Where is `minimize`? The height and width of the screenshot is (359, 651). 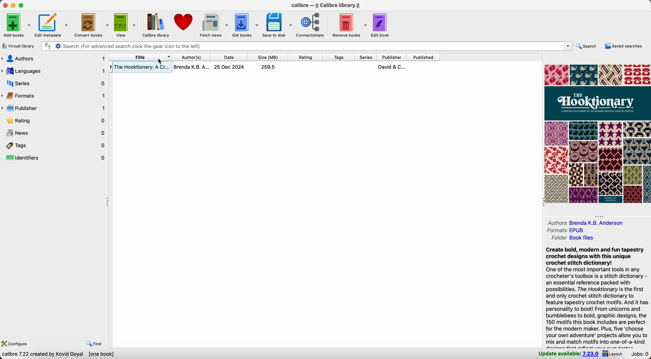
minimize is located at coordinates (14, 5).